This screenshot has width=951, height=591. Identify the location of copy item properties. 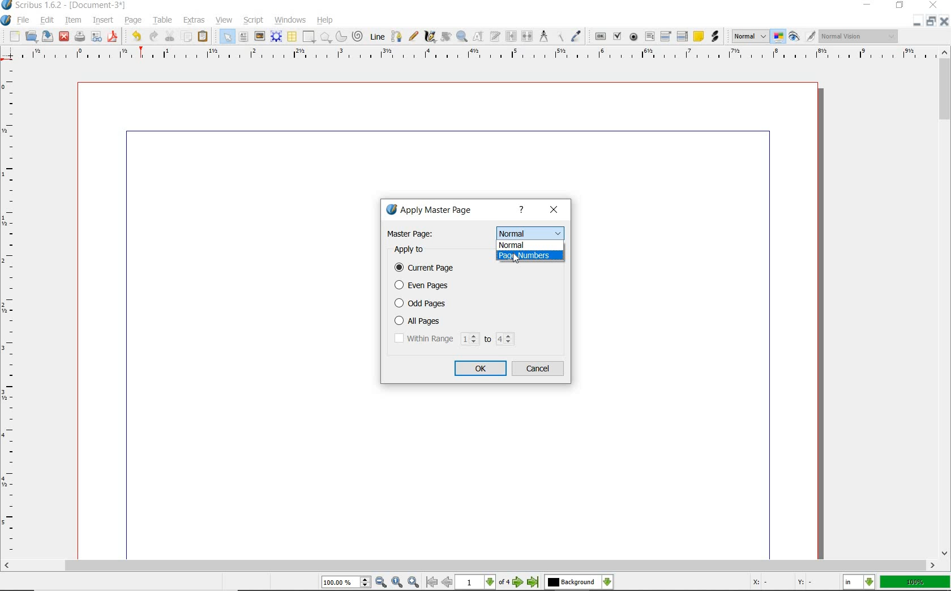
(559, 37).